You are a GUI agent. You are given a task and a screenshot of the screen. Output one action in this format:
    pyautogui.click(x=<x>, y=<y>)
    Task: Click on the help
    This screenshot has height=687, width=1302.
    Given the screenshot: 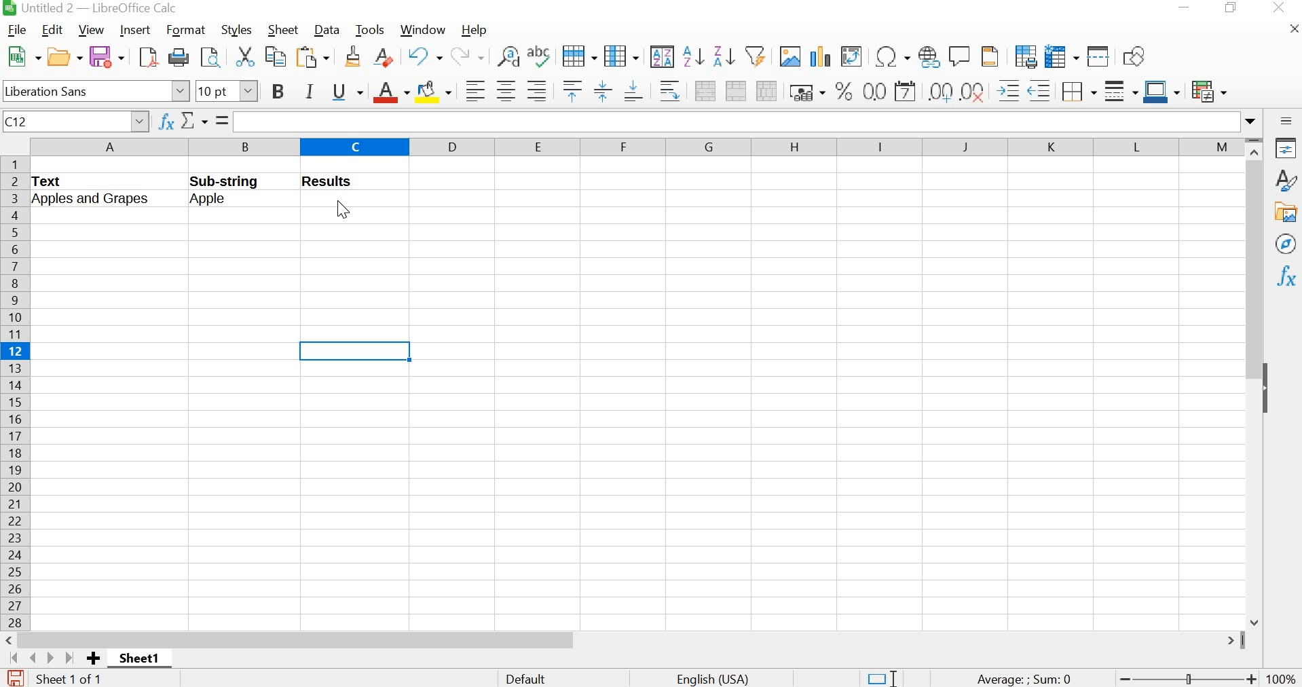 What is the action you would take?
    pyautogui.click(x=478, y=29)
    